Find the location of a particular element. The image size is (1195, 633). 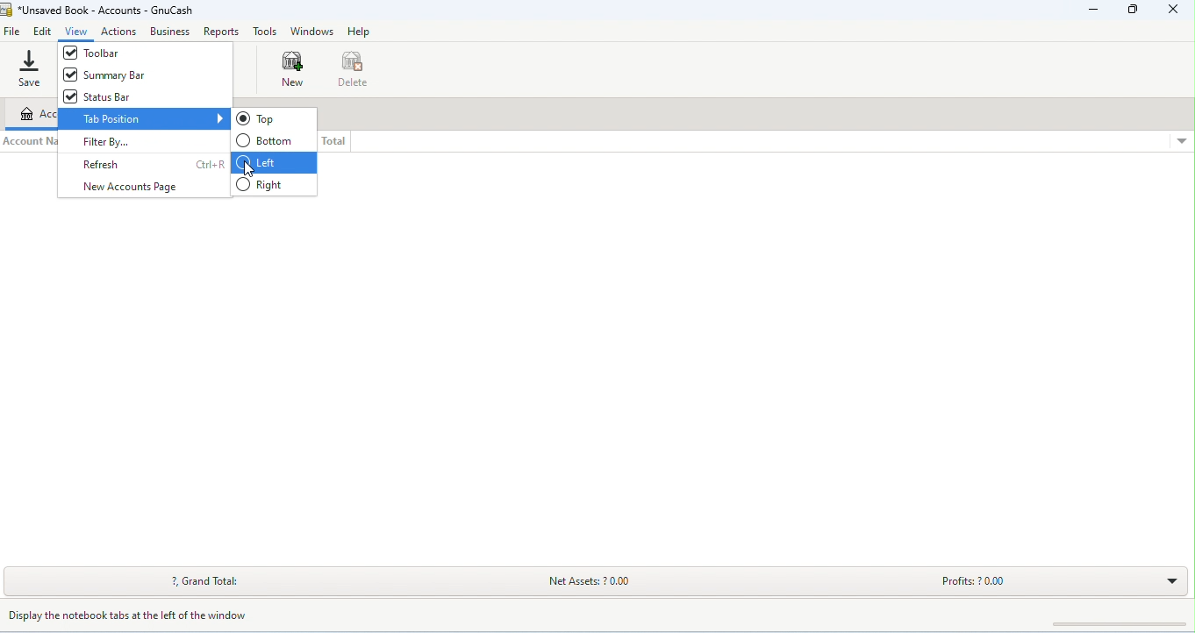

reports is located at coordinates (222, 31).